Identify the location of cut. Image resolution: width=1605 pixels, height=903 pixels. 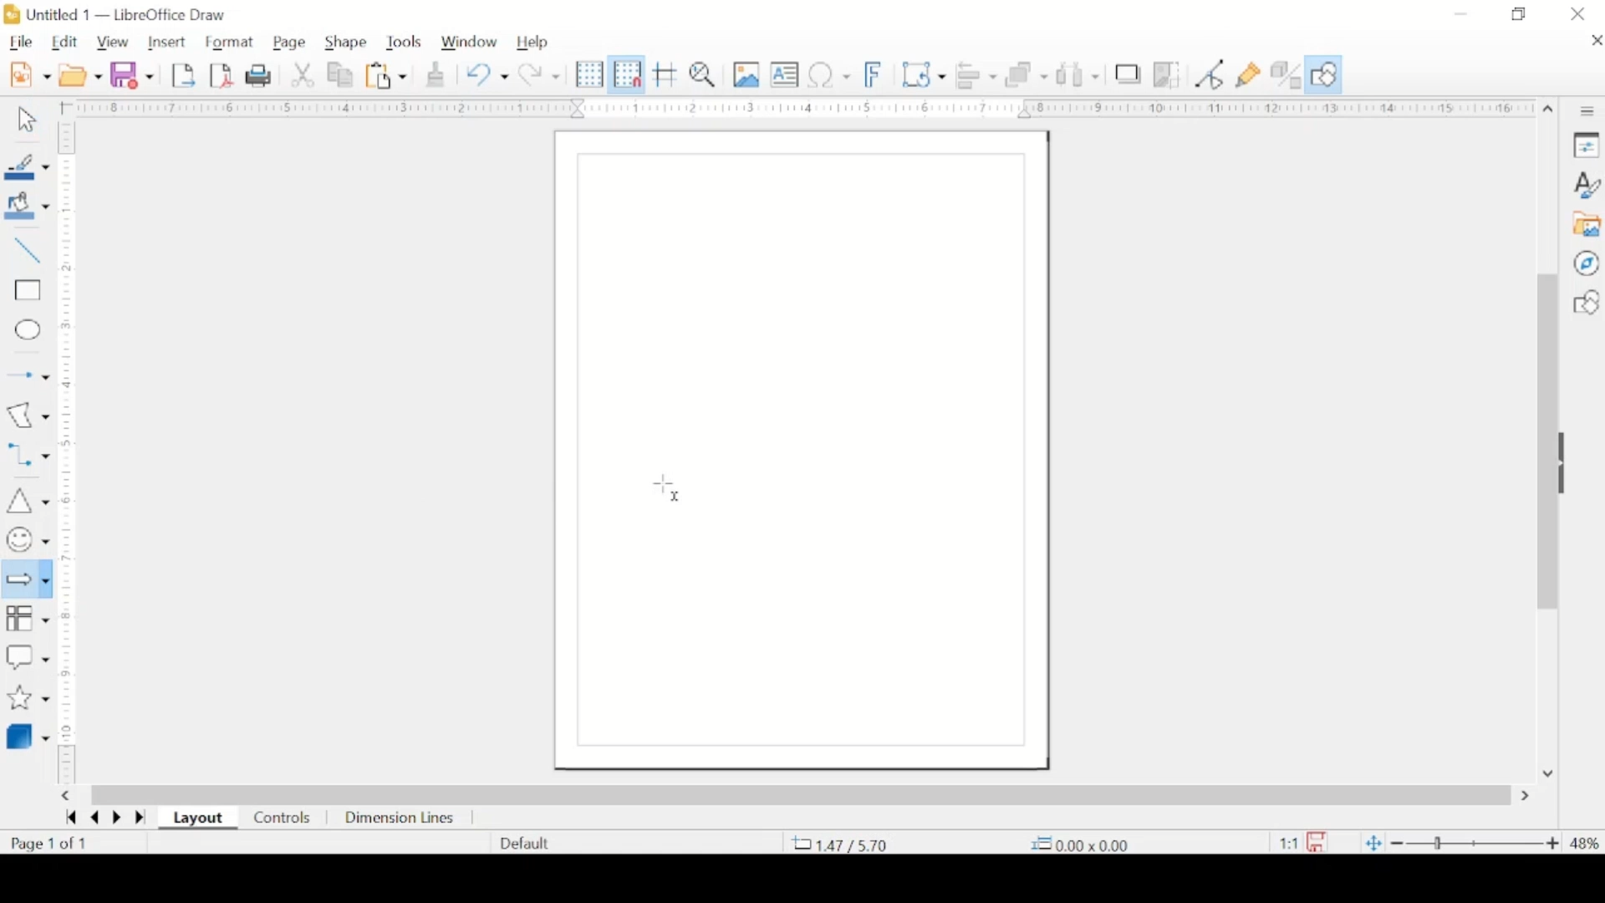
(303, 74).